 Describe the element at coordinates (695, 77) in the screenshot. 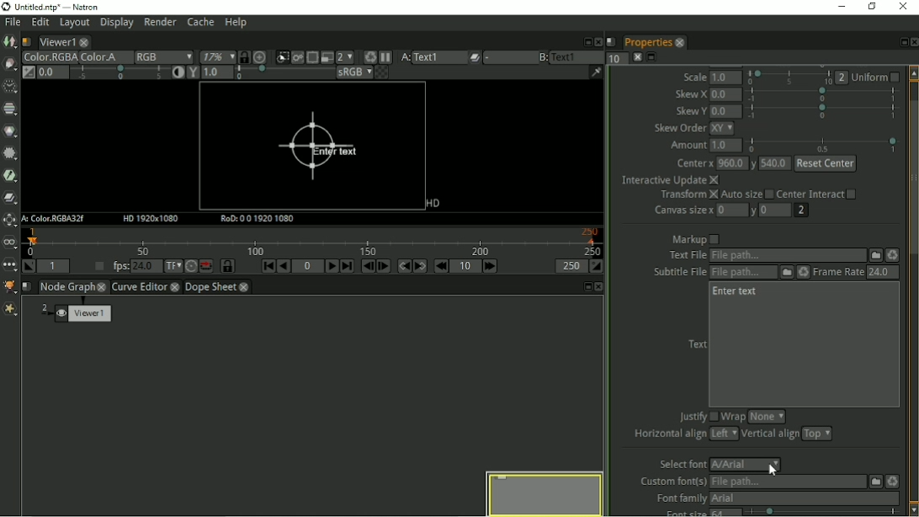

I see `Scale` at that location.